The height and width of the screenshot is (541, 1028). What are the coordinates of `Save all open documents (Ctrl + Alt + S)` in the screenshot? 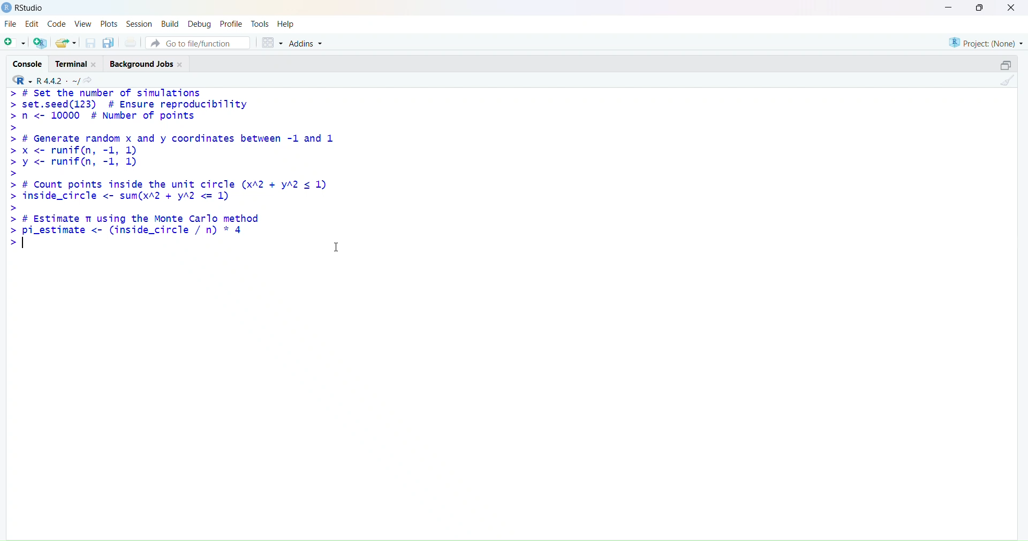 It's located at (109, 41).